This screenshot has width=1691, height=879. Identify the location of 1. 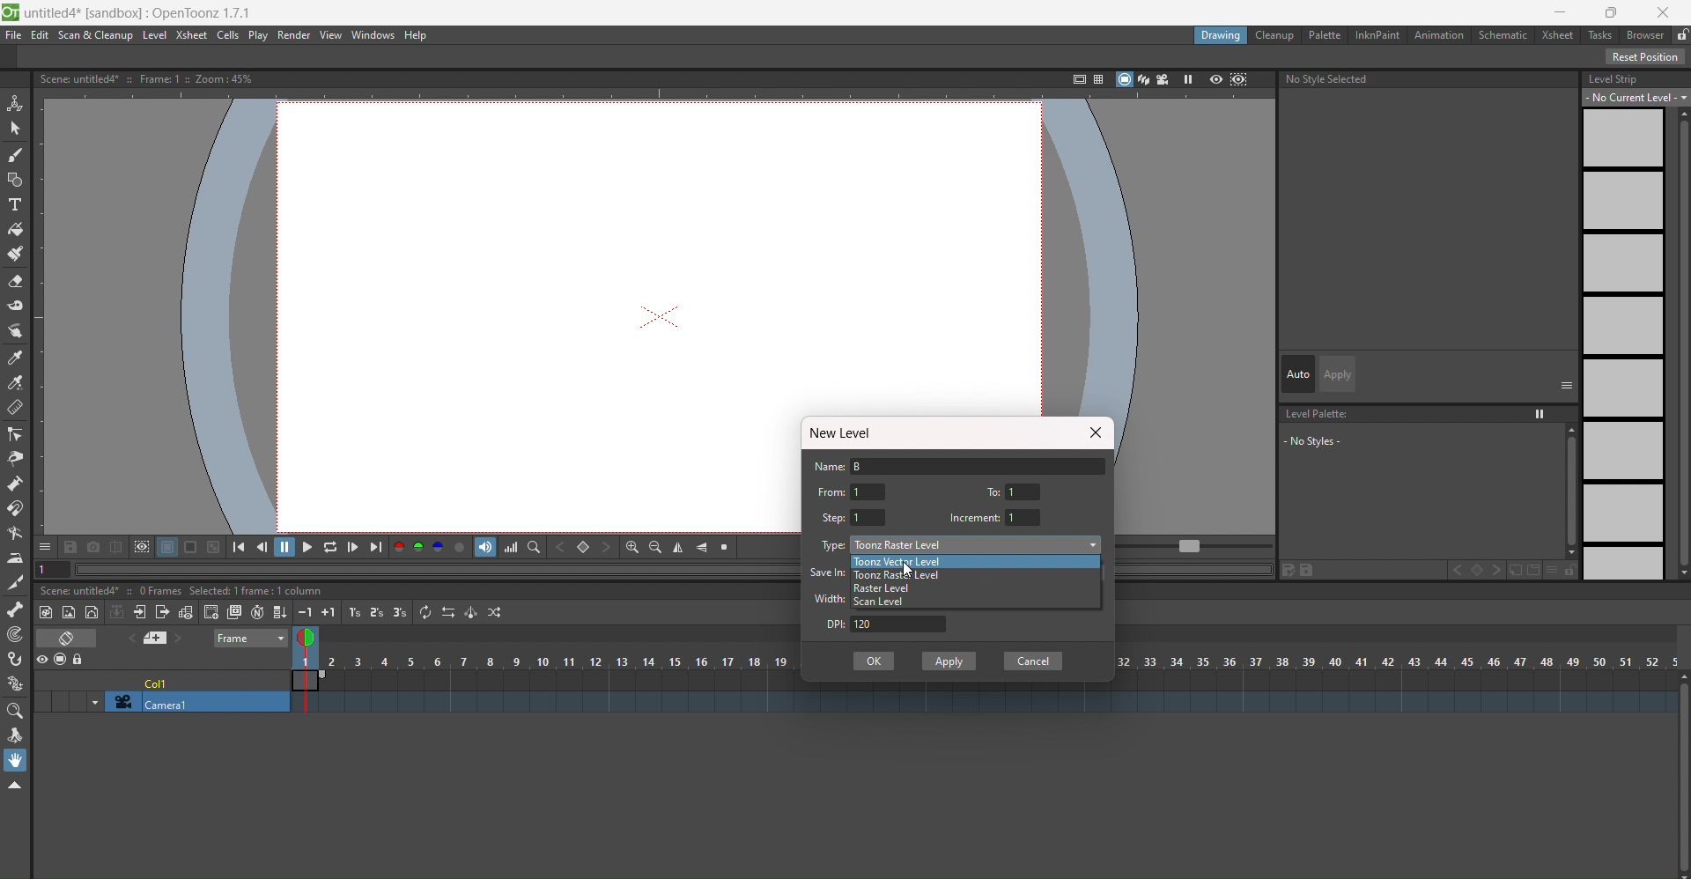
(1025, 491).